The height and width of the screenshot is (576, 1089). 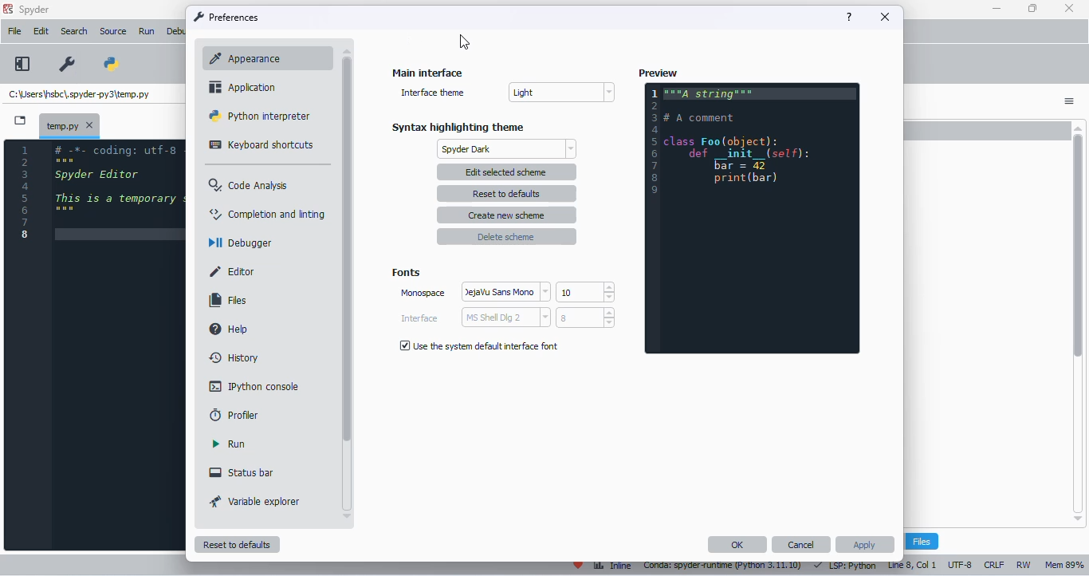 I want to click on line numbers, so click(x=26, y=192).